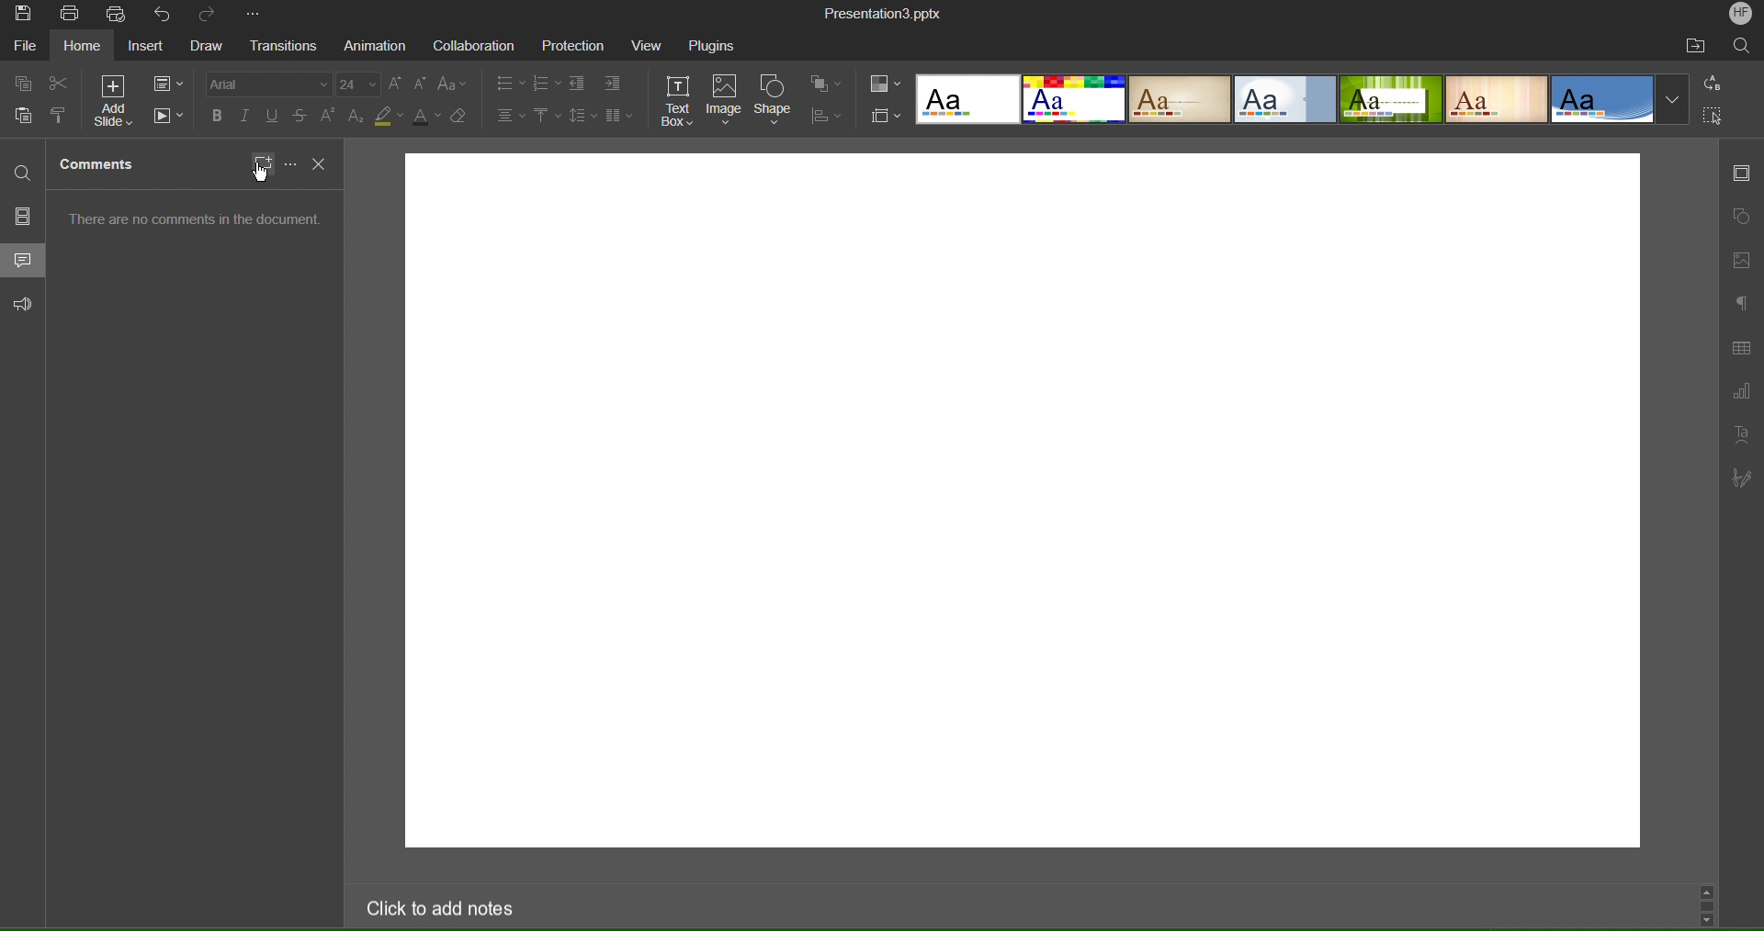  What do you see at coordinates (1744, 350) in the screenshot?
I see `Table` at bounding box center [1744, 350].